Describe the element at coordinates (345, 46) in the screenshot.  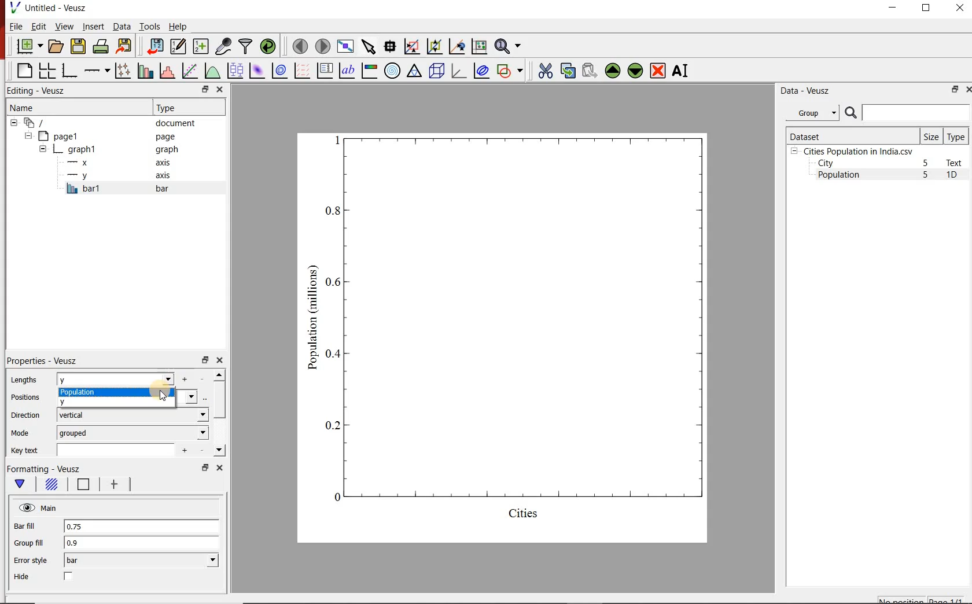
I see `view plot full screen` at that location.